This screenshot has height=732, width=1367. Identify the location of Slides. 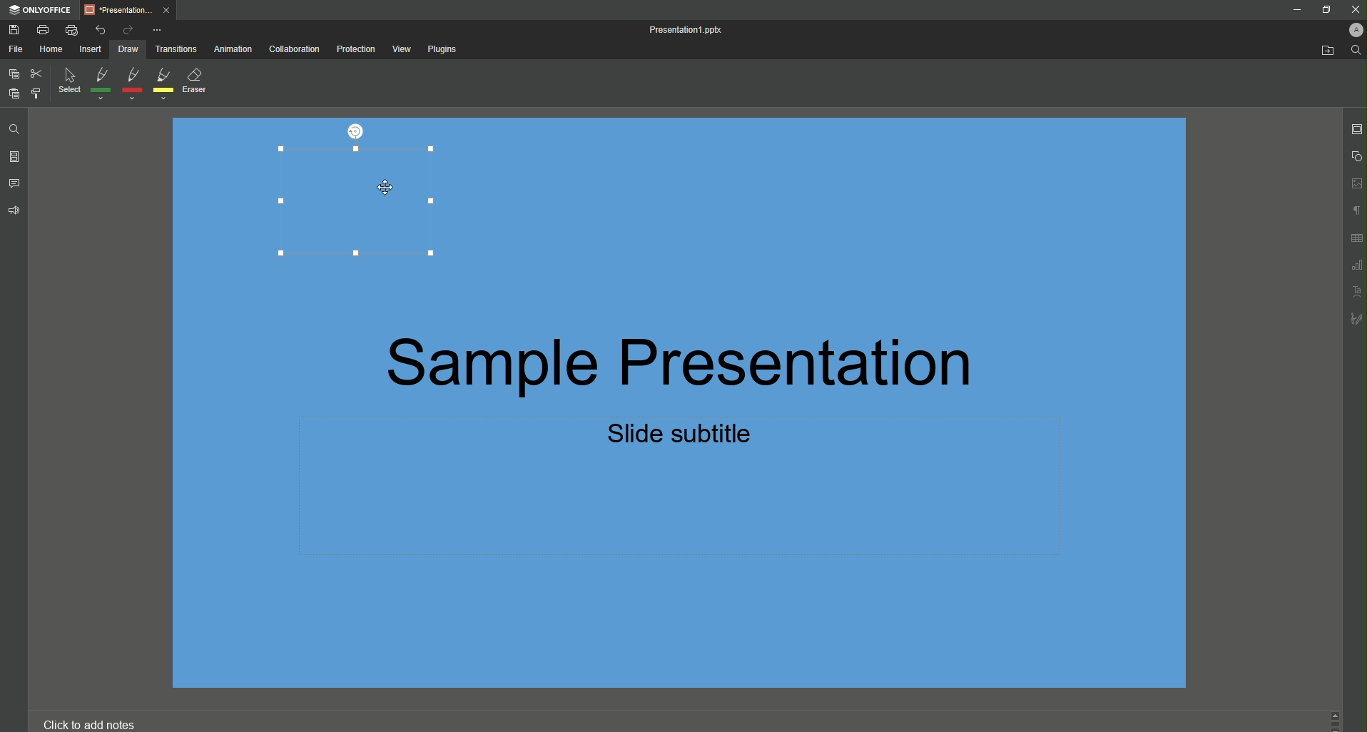
(16, 156).